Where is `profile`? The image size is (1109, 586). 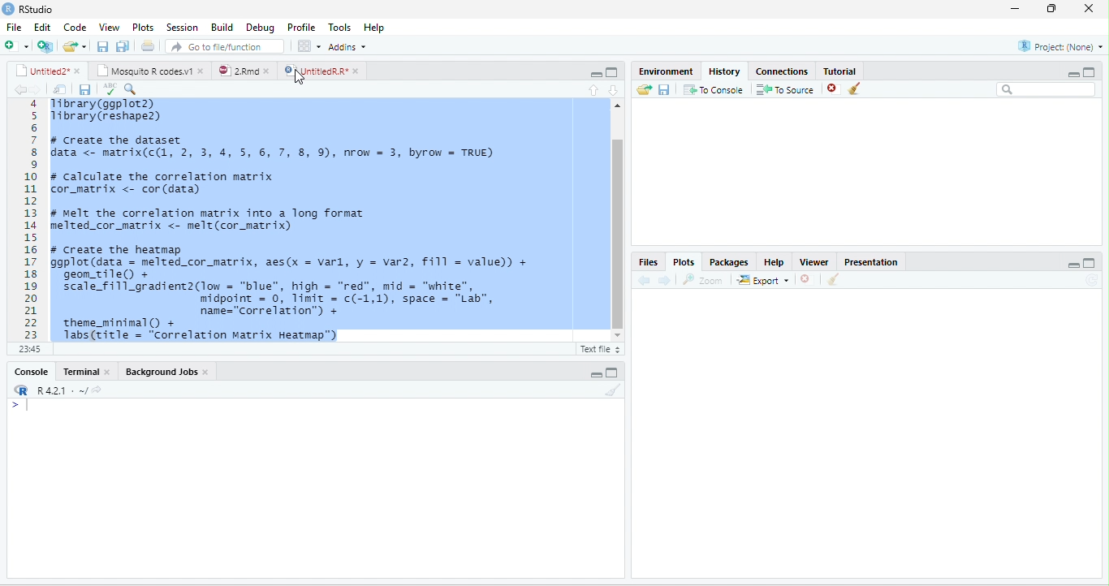 profile is located at coordinates (300, 27).